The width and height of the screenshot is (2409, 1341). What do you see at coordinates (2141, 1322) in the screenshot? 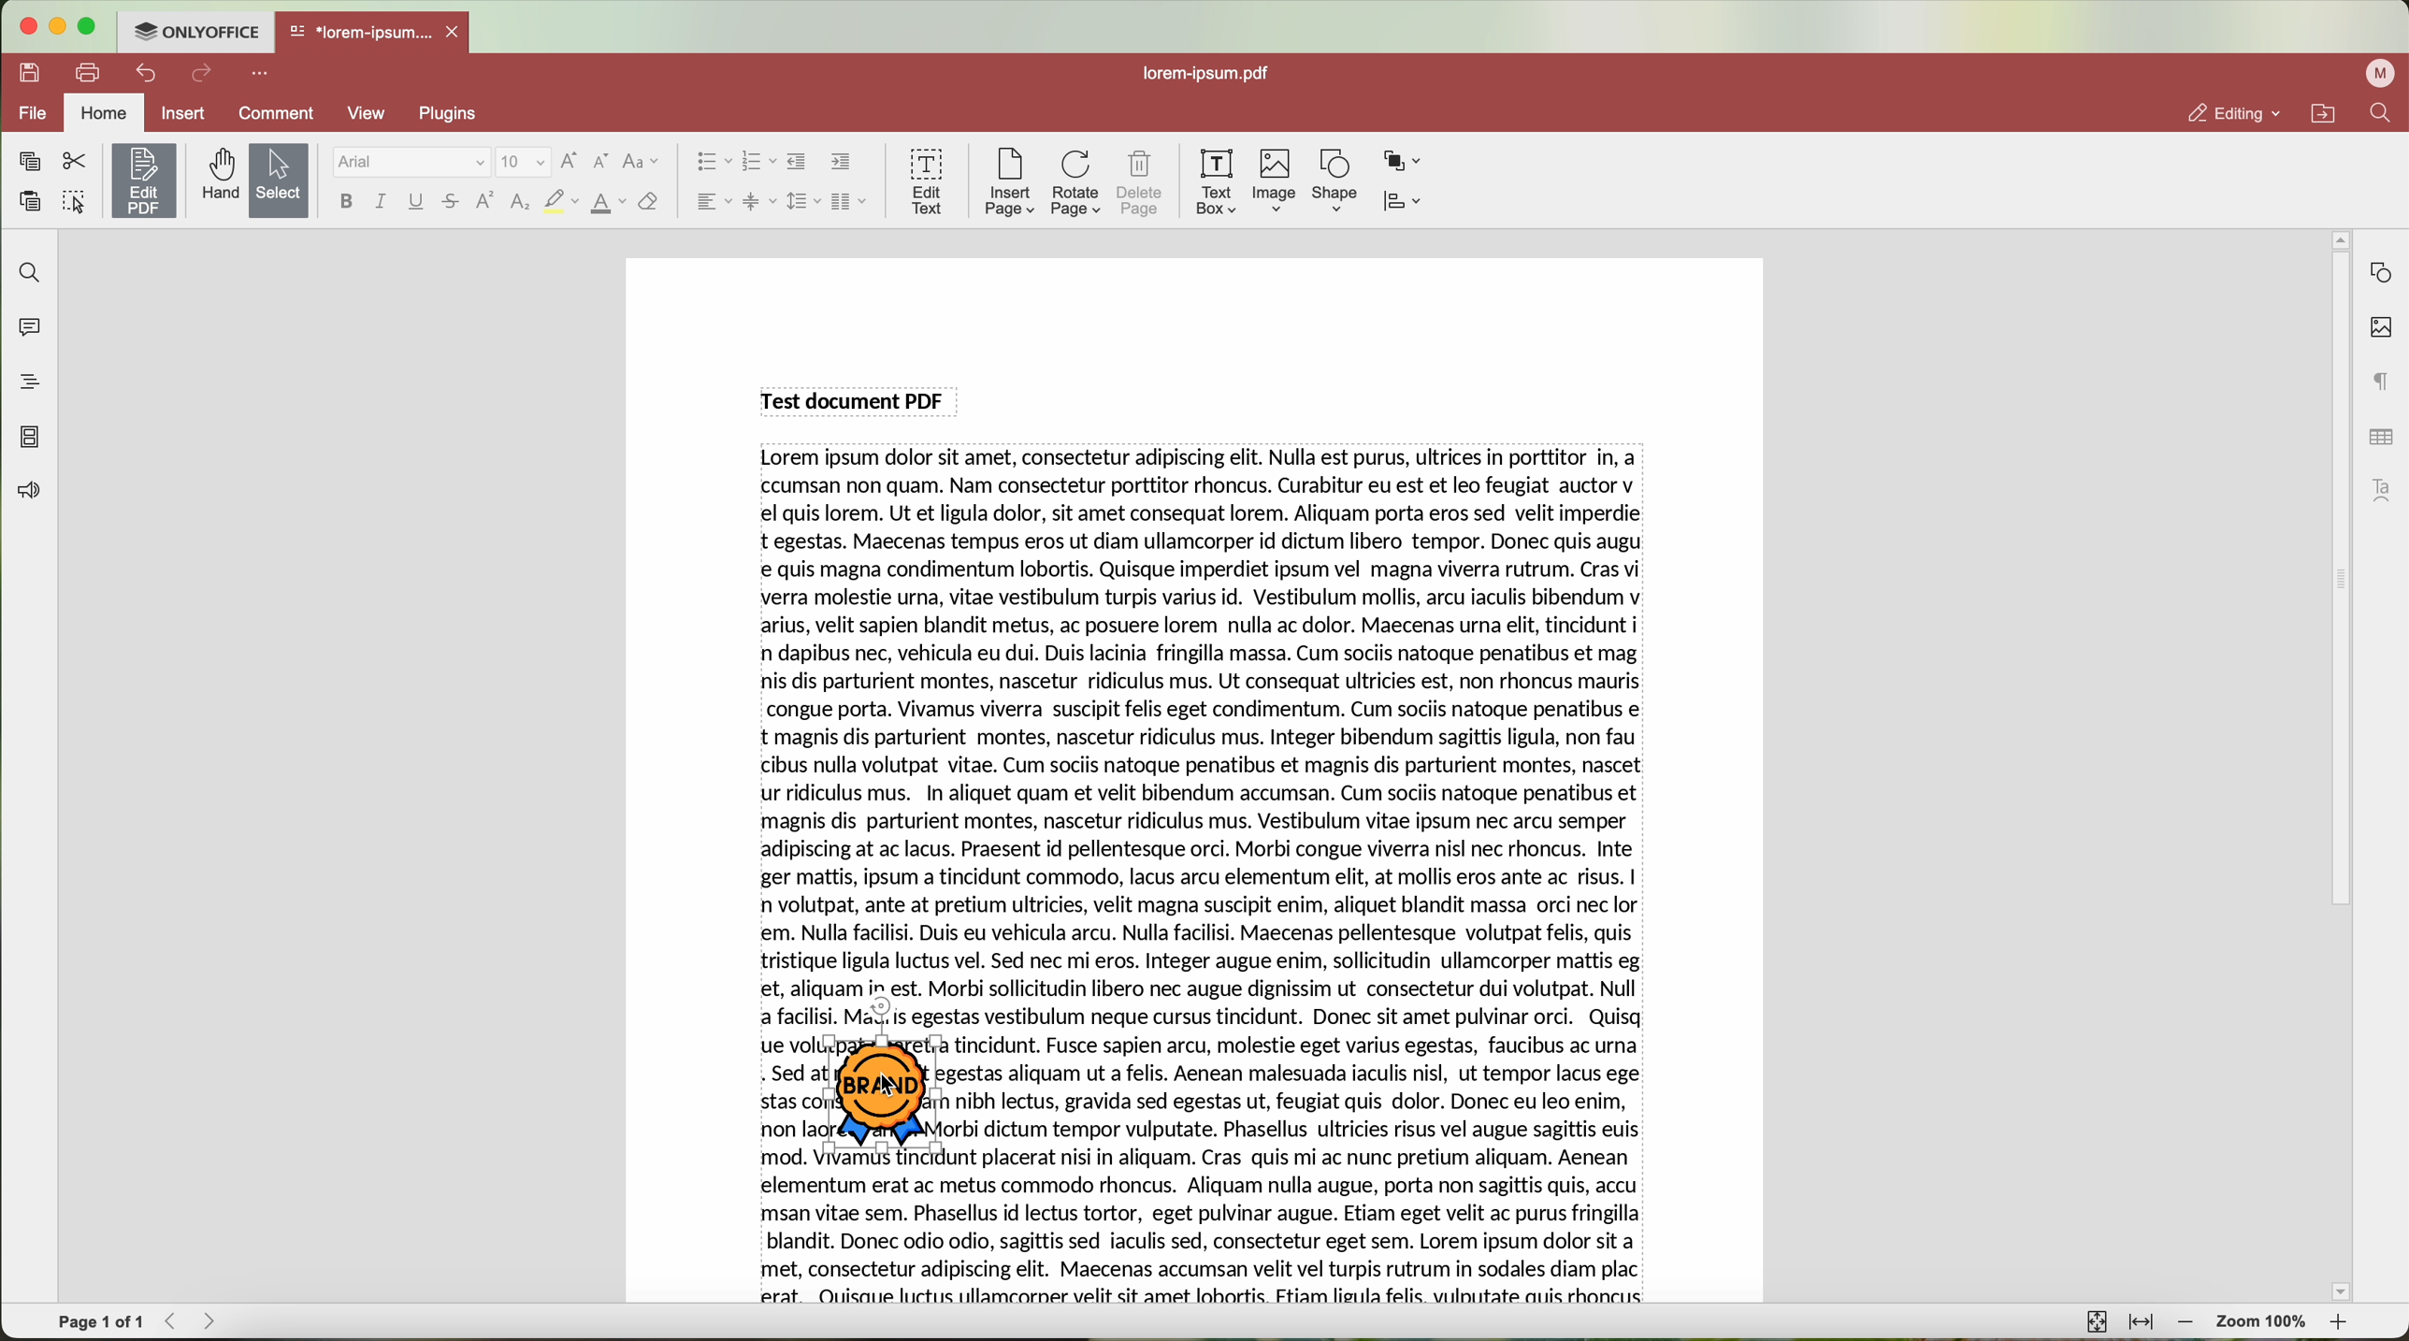
I see `fit to width` at bounding box center [2141, 1322].